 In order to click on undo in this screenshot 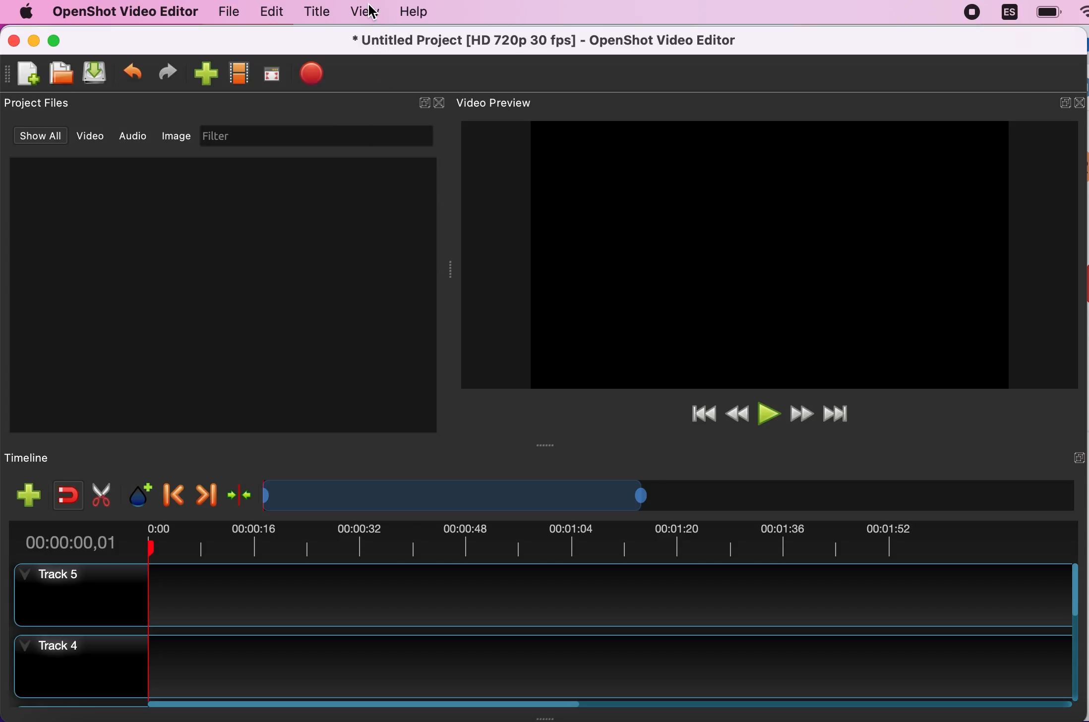, I will do `click(133, 69)`.